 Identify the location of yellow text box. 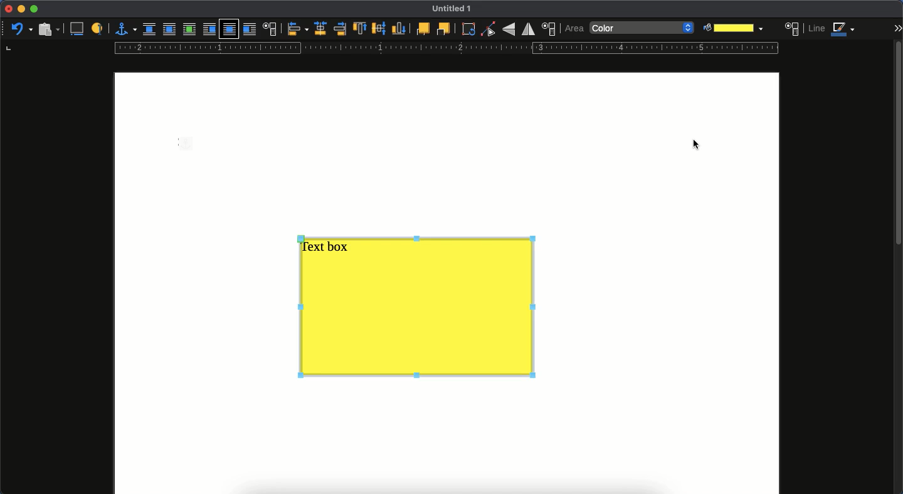
(416, 309).